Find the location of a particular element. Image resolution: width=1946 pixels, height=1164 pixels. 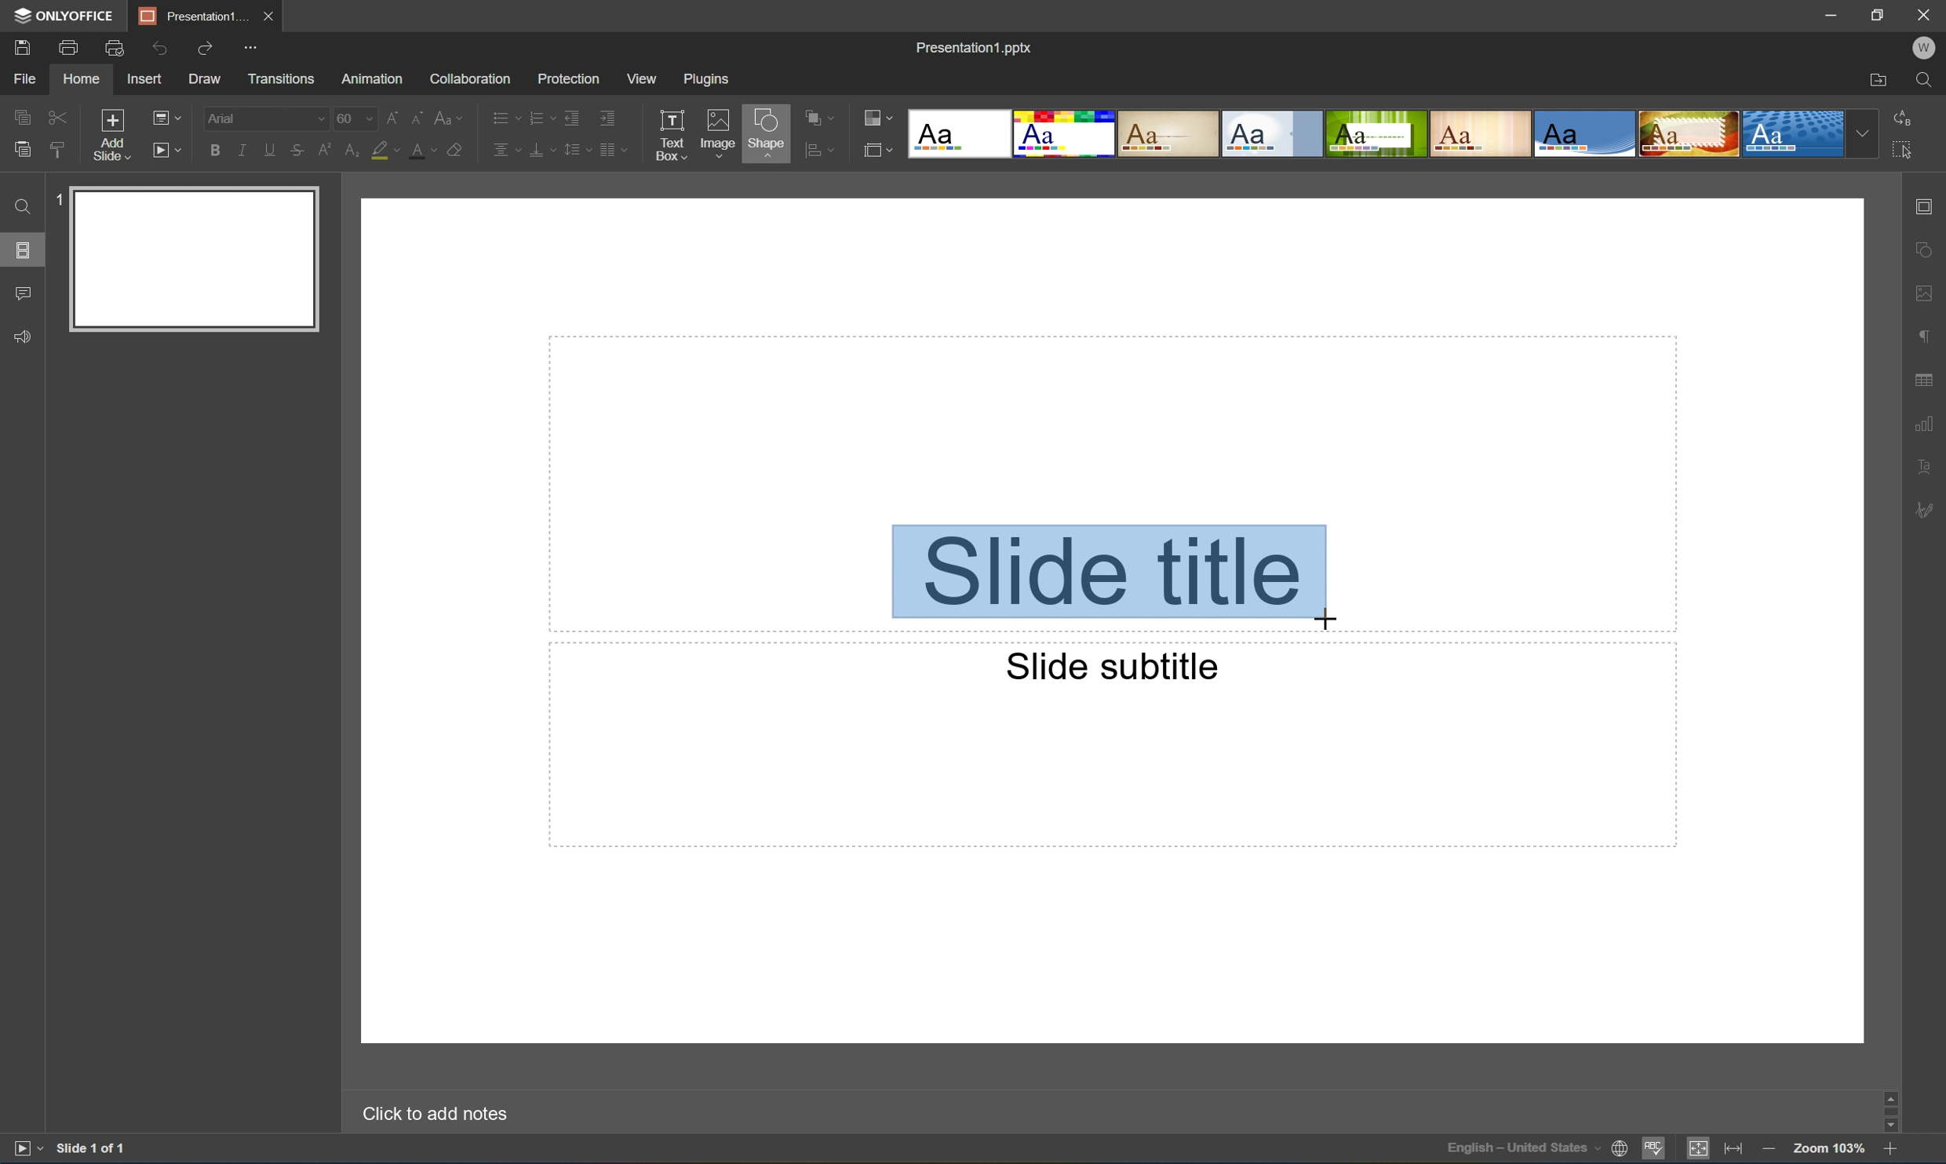

Zoom in is located at coordinates (1889, 1151).